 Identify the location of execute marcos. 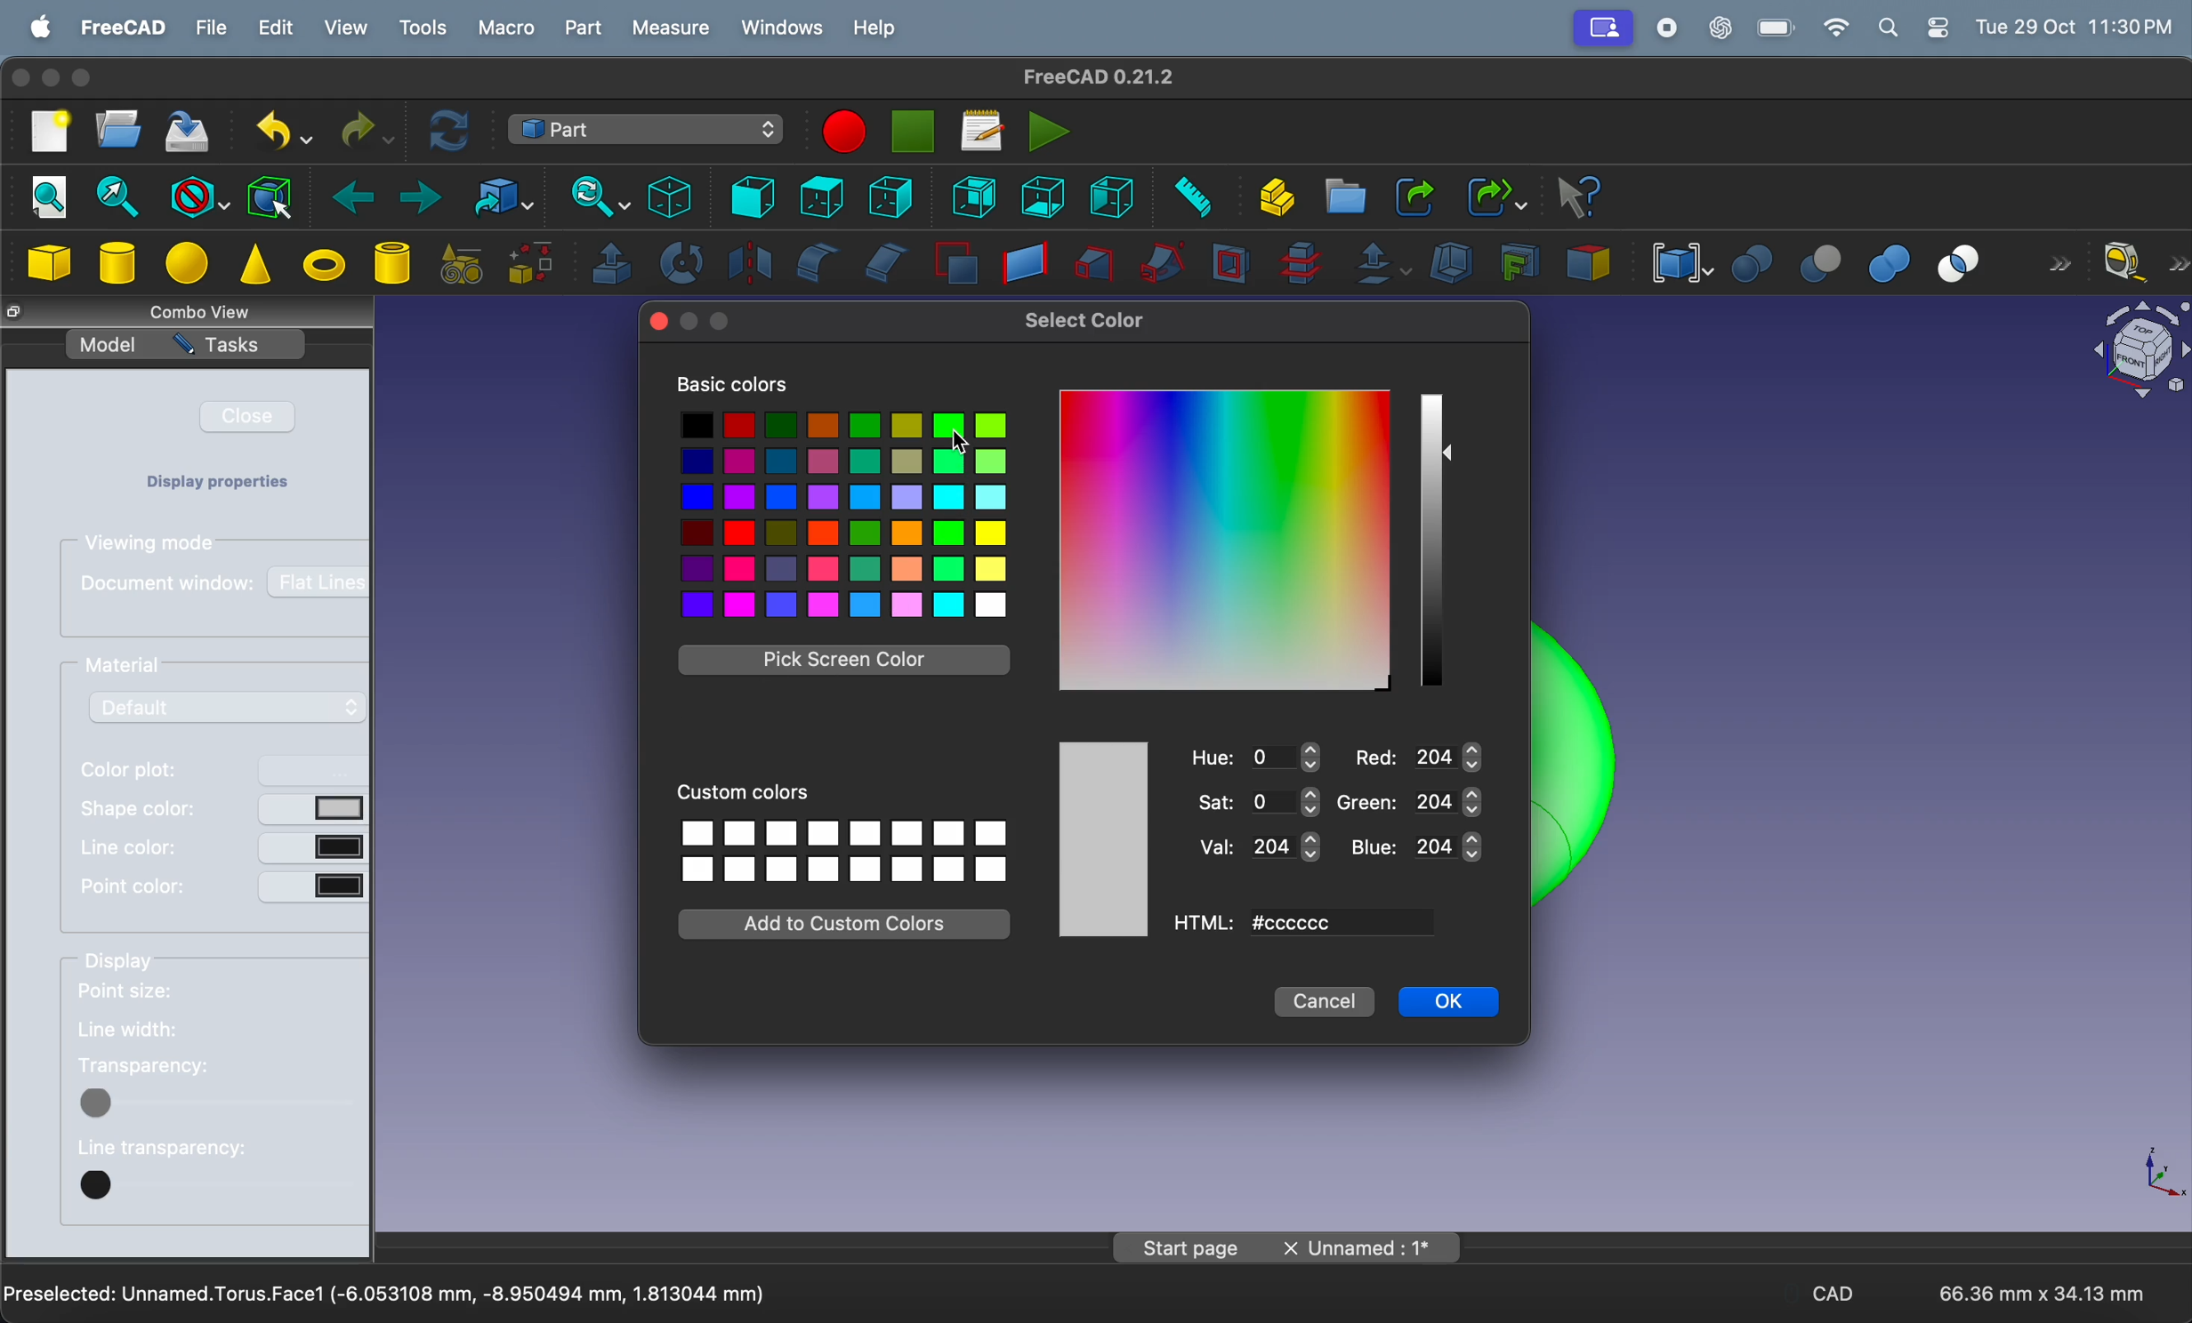
(1050, 130).